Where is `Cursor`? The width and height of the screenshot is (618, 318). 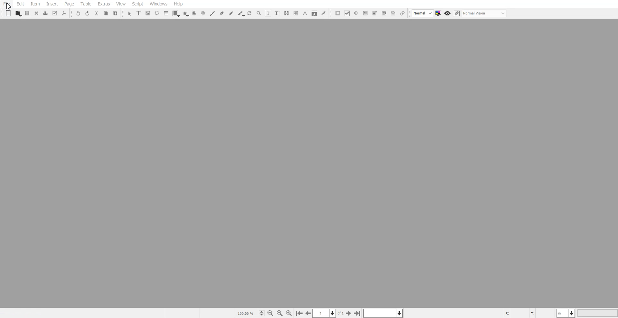
Cursor is located at coordinates (8, 6).